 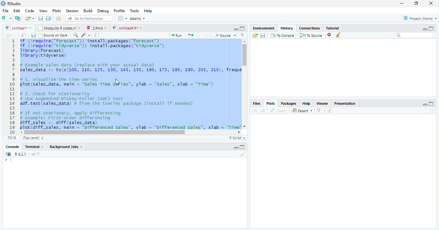 I want to click on Refresh, so click(x=432, y=111).